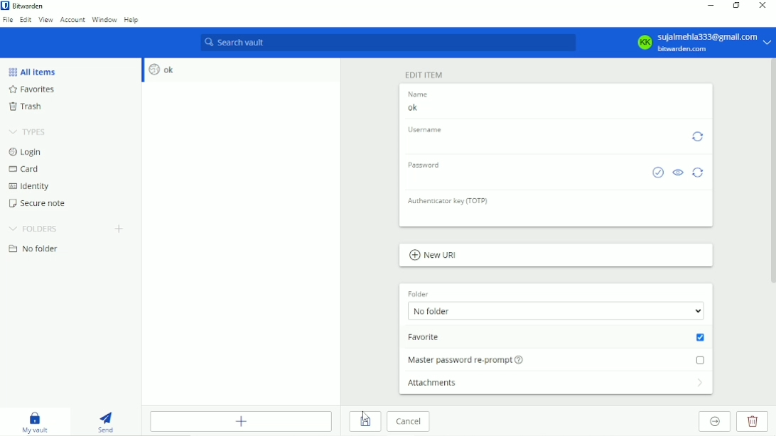  I want to click on Move to organization, so click(714, 422).